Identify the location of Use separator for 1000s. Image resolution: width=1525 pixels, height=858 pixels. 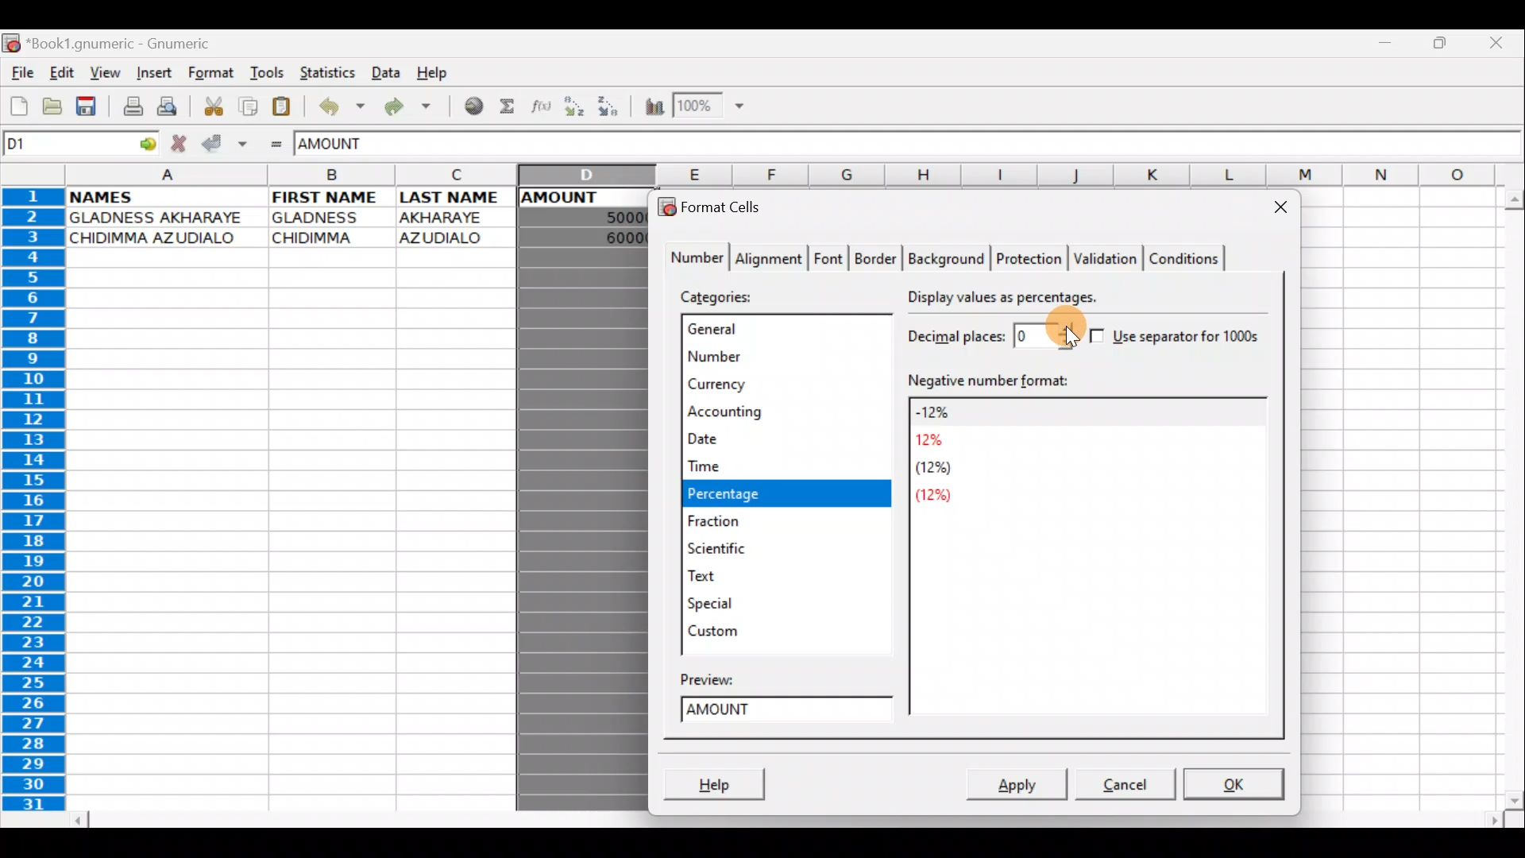
(1180, 337).